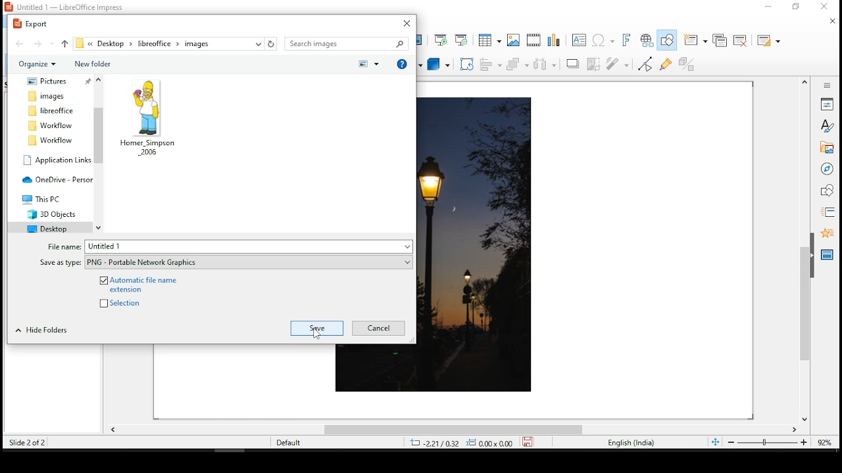  I want to click on file name, so click(249, 246).